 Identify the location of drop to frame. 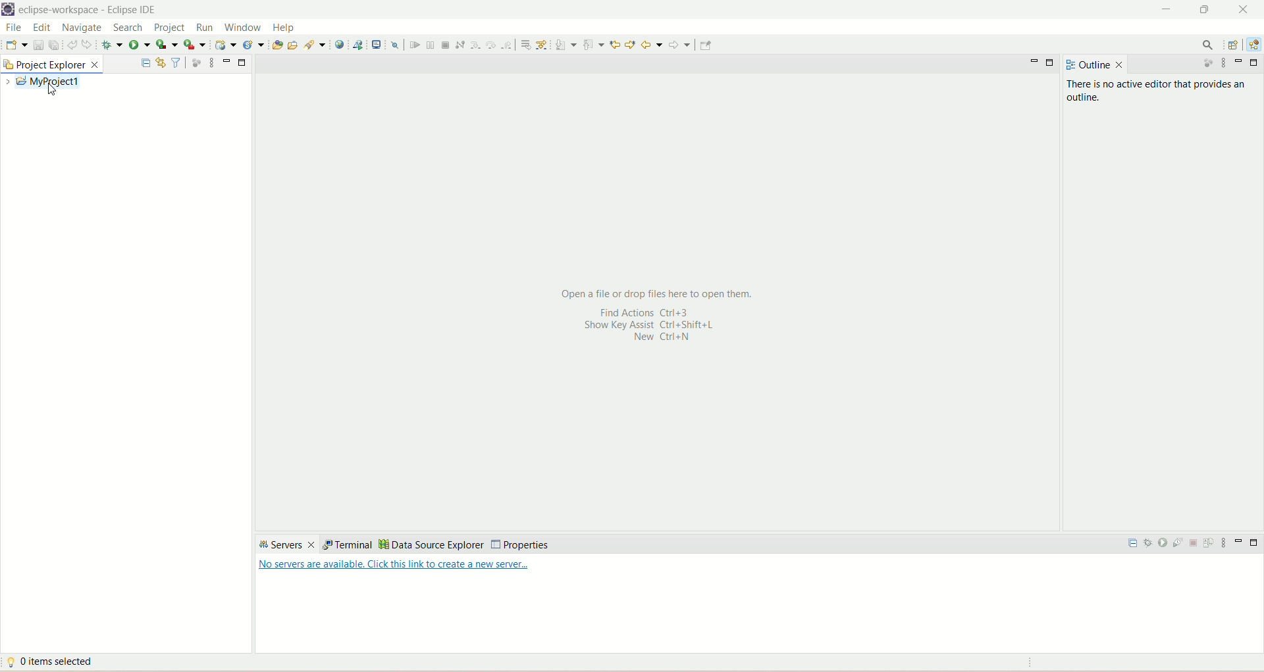
(527, 45).